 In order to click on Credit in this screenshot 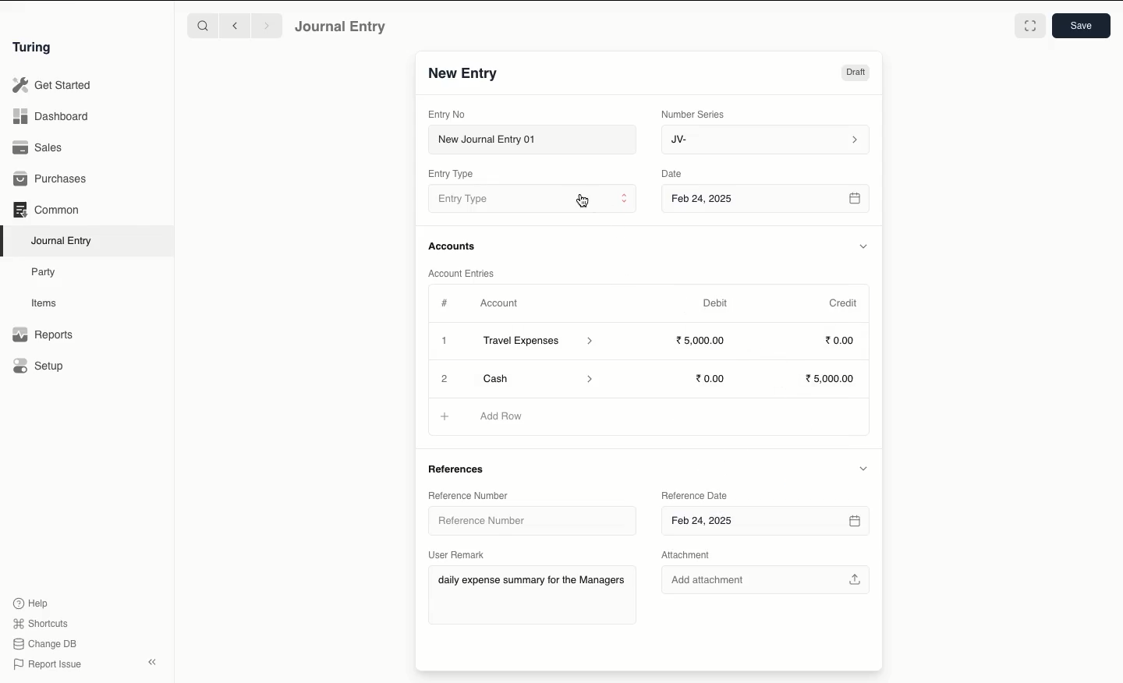, I will do `click(845, 303)`.